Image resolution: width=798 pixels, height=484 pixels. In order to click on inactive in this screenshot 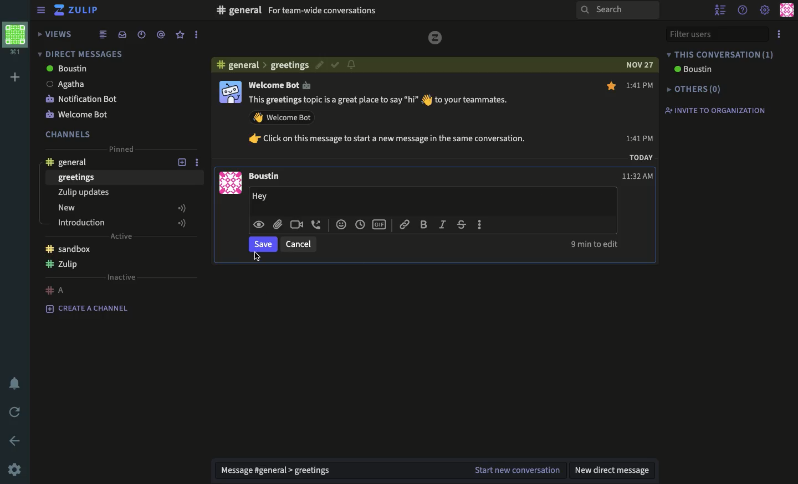, I will do `click(121, 277)`.